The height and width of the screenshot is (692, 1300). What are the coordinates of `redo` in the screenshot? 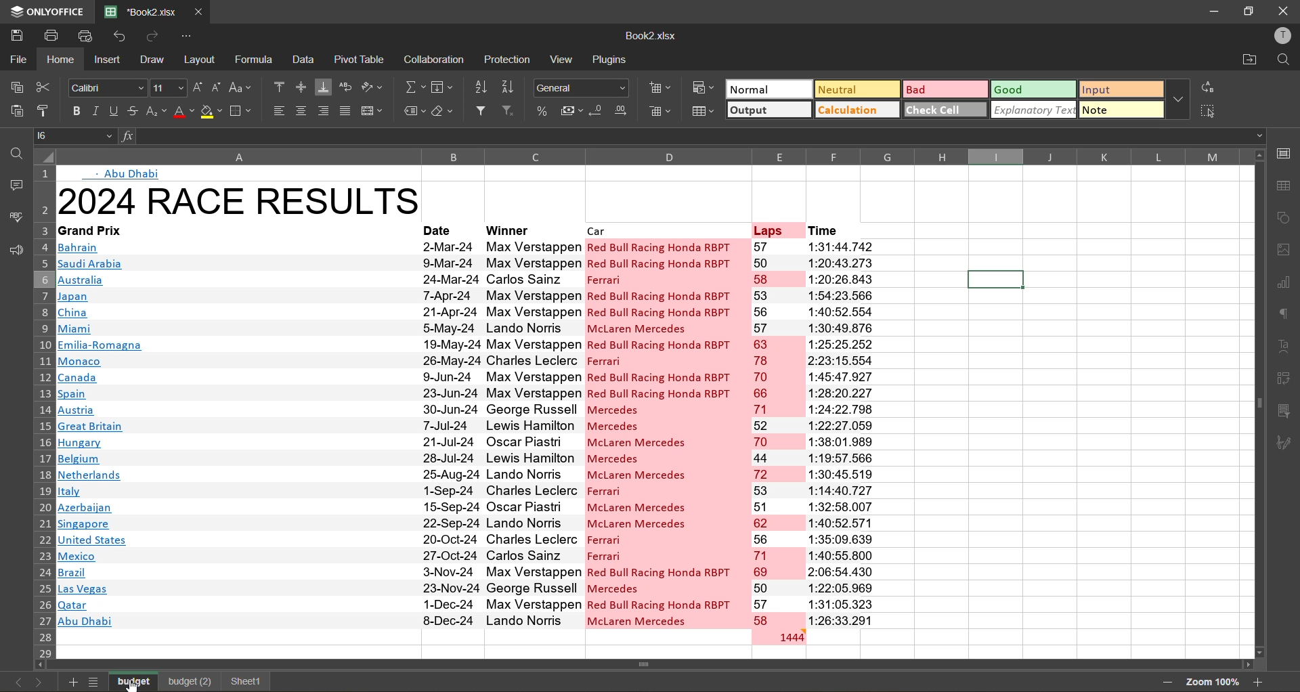 It's located at (153, 35).